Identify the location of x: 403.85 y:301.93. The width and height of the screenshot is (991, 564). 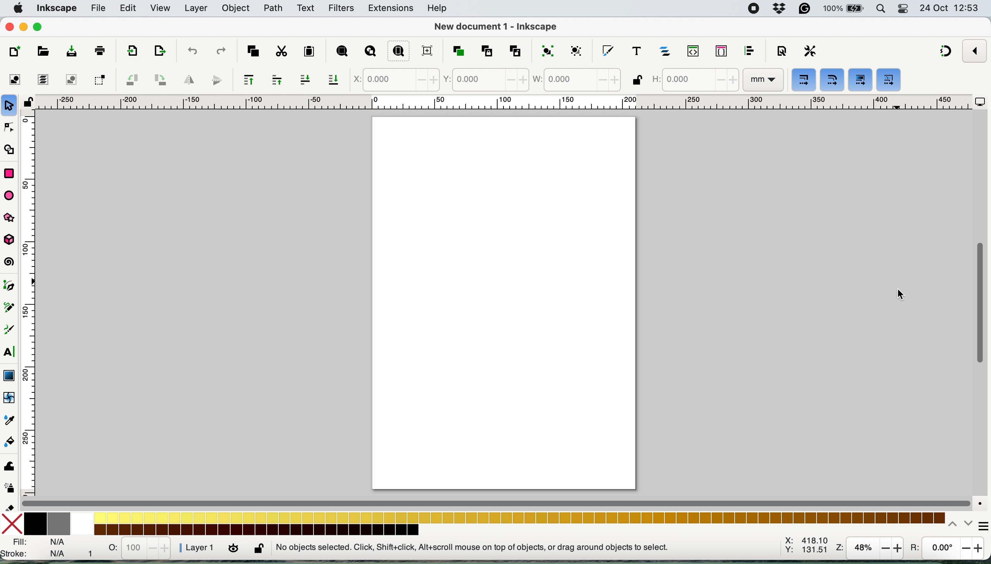
(805, 547).